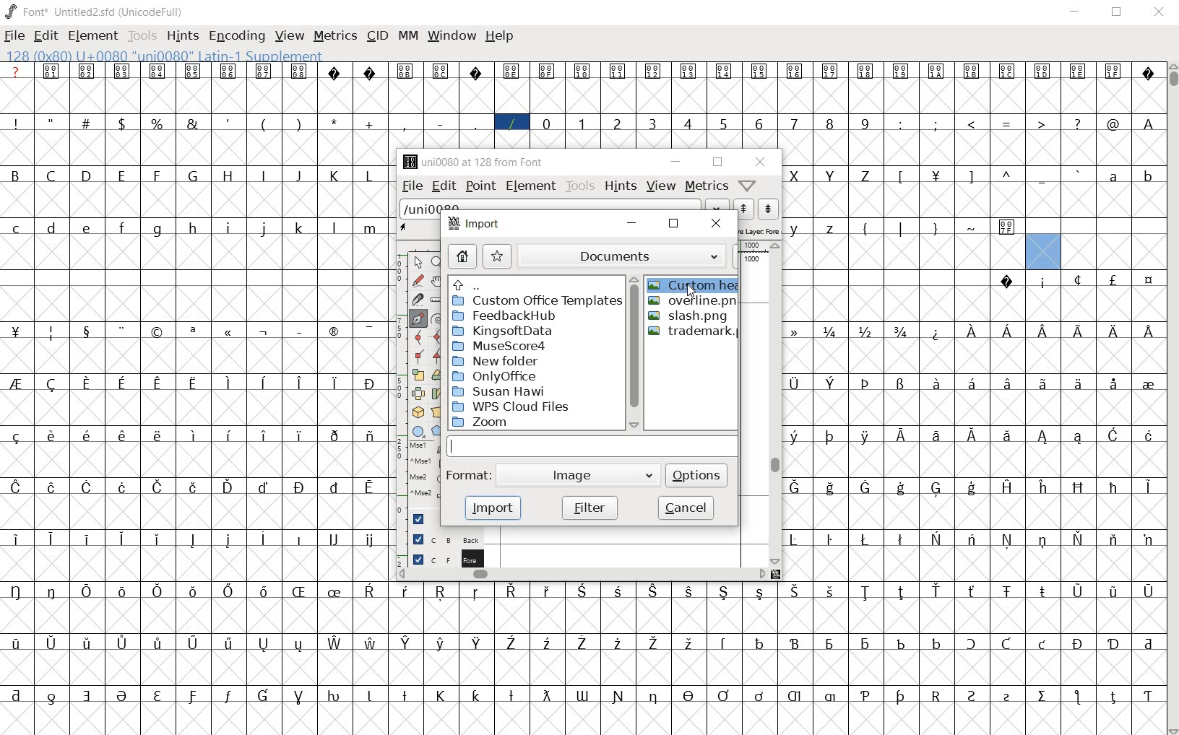 The width and height of the screenshot is (1179, 735). Describe the element at coordinates (262, 539) in the screenshot. I see `glyph` at that location.